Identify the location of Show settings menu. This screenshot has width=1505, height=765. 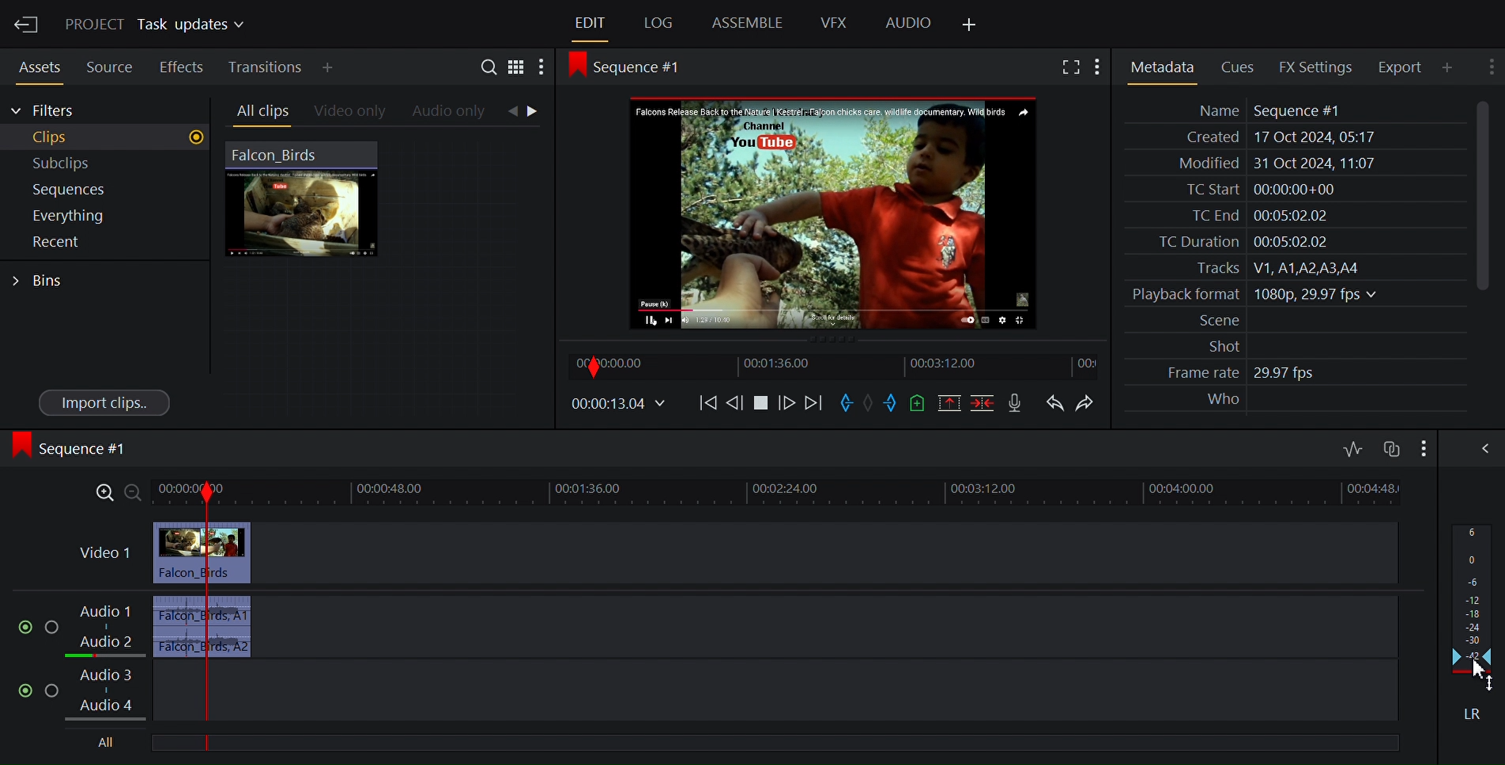
(543, 66).